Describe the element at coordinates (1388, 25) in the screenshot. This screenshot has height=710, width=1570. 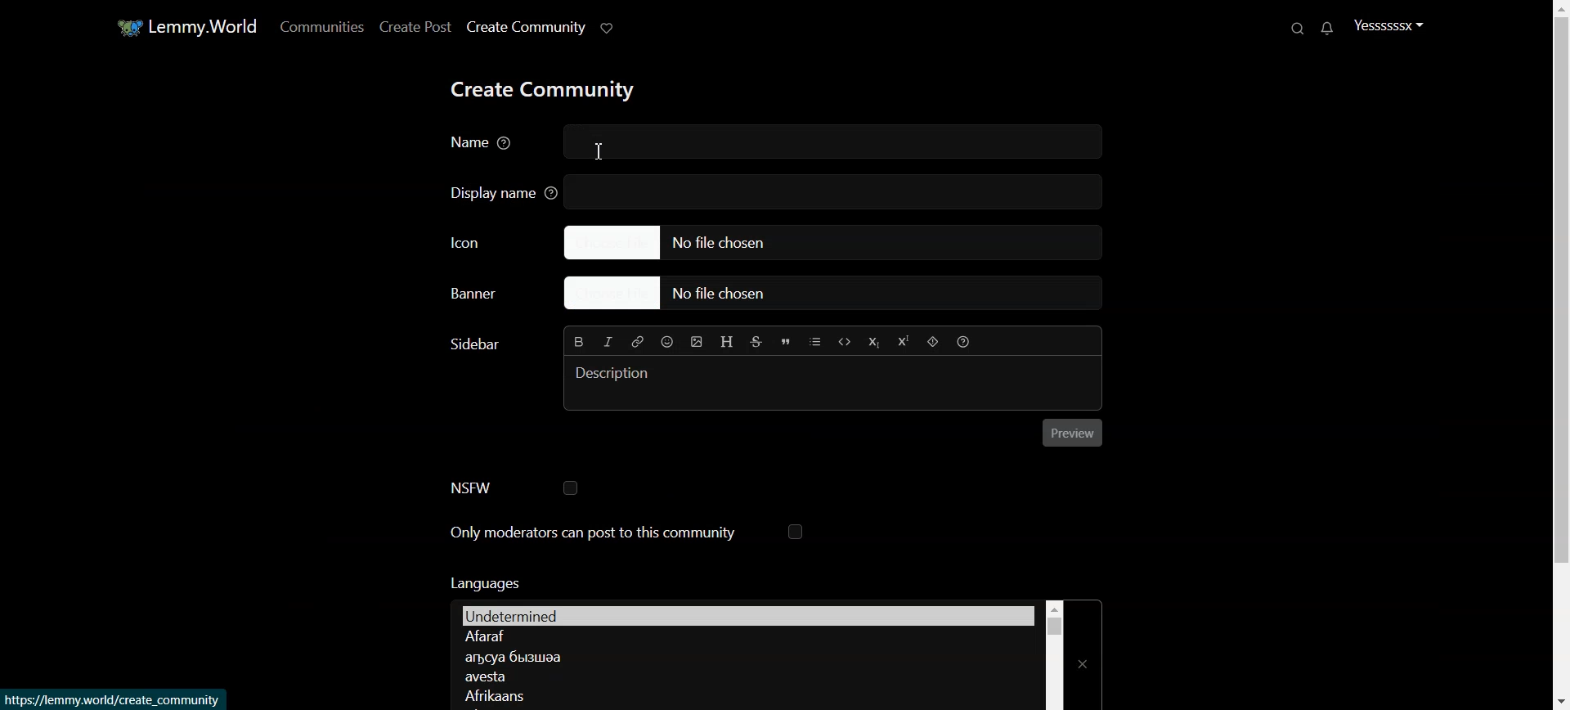
I see `Profile` at that location.